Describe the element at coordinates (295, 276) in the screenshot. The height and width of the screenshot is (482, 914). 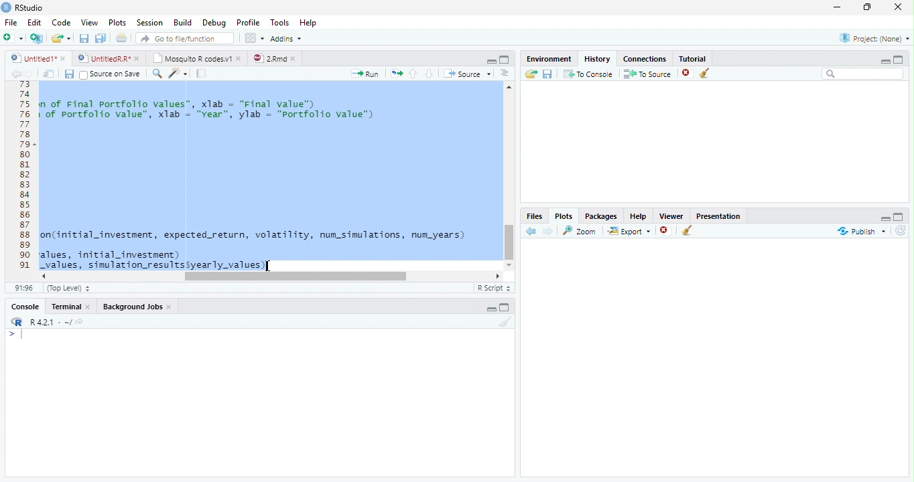
I see `Scroll bar` at that location.